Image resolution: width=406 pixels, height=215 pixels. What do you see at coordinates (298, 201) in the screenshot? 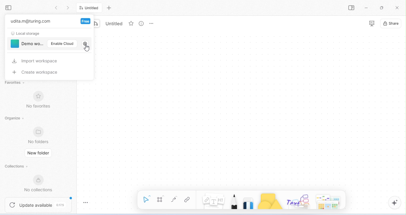
I see `others` at bounding box center [298, 201].